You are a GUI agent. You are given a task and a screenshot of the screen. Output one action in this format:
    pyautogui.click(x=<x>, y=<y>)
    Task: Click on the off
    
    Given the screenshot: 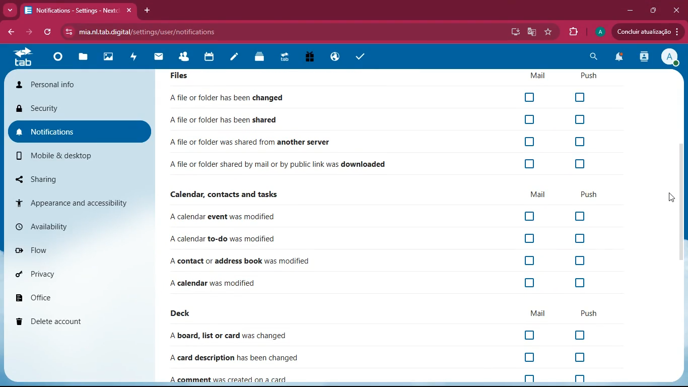 What is the action you would take?
    pyautogui.click(x=527, y=358)
    